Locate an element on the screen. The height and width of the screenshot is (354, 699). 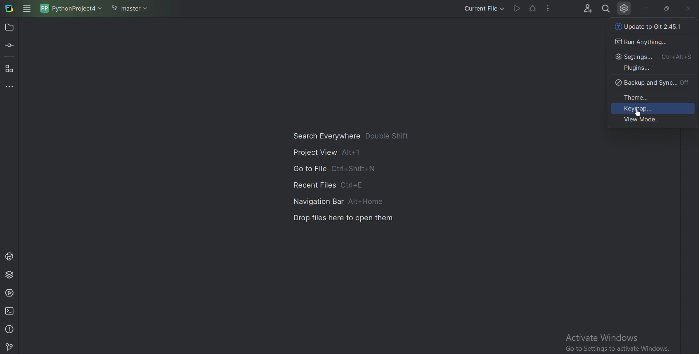
Code with me is located at coordinates (584, 9).